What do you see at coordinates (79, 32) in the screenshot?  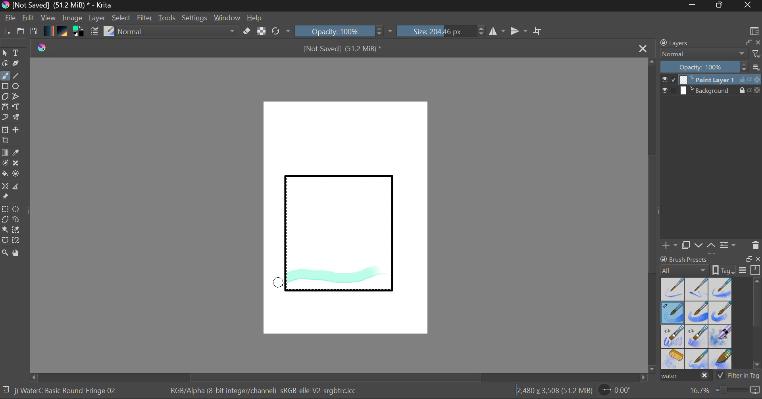 I see `Colors in use` at bounding box center [79, 32].